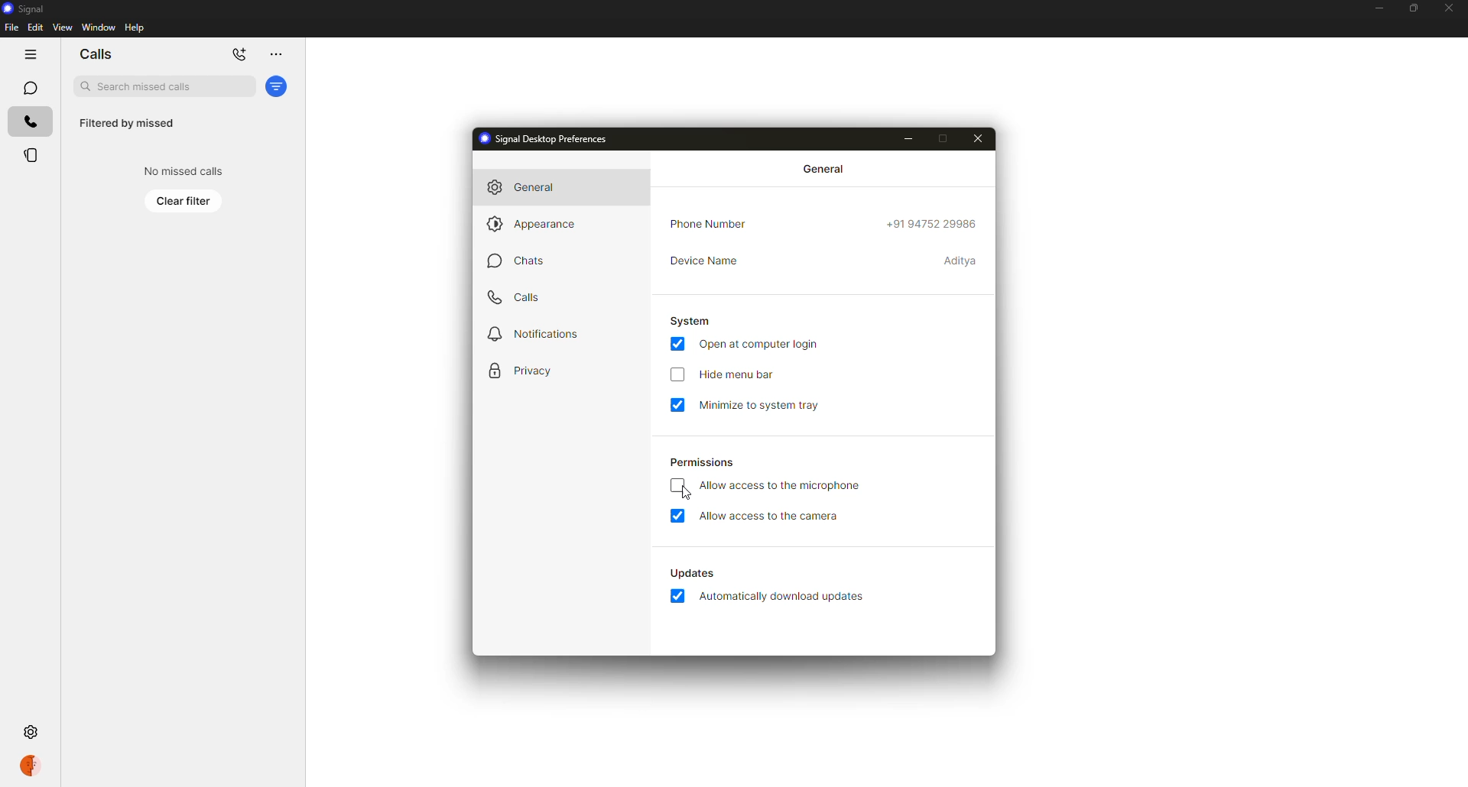  Describe the element at coordinates (551, 138) in the screenshot. I see `signal desktop preferences` at that location.